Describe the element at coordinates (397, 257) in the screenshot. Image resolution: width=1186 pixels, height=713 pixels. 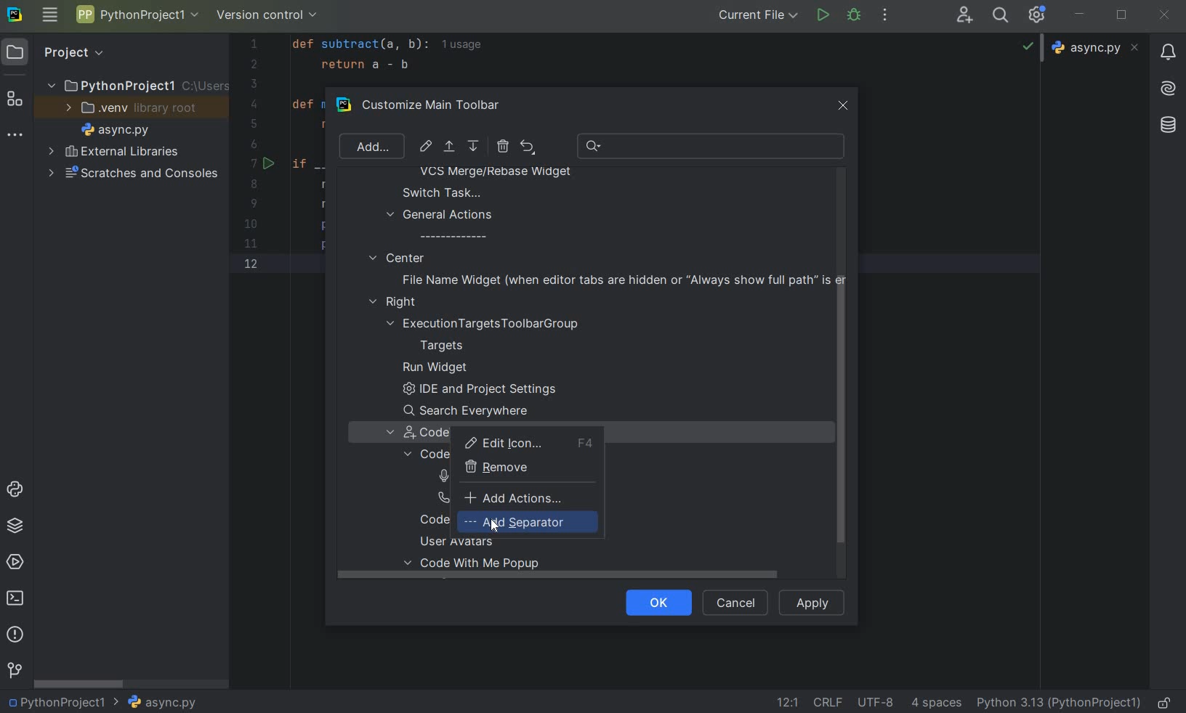
I see `center` at that location.